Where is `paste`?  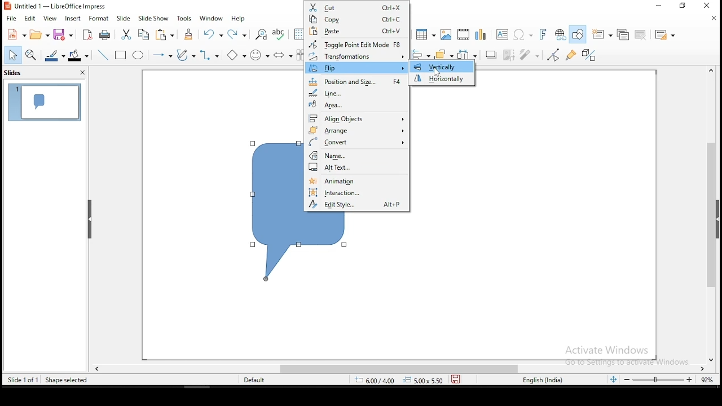 paste is located at coordinates (358, 32).